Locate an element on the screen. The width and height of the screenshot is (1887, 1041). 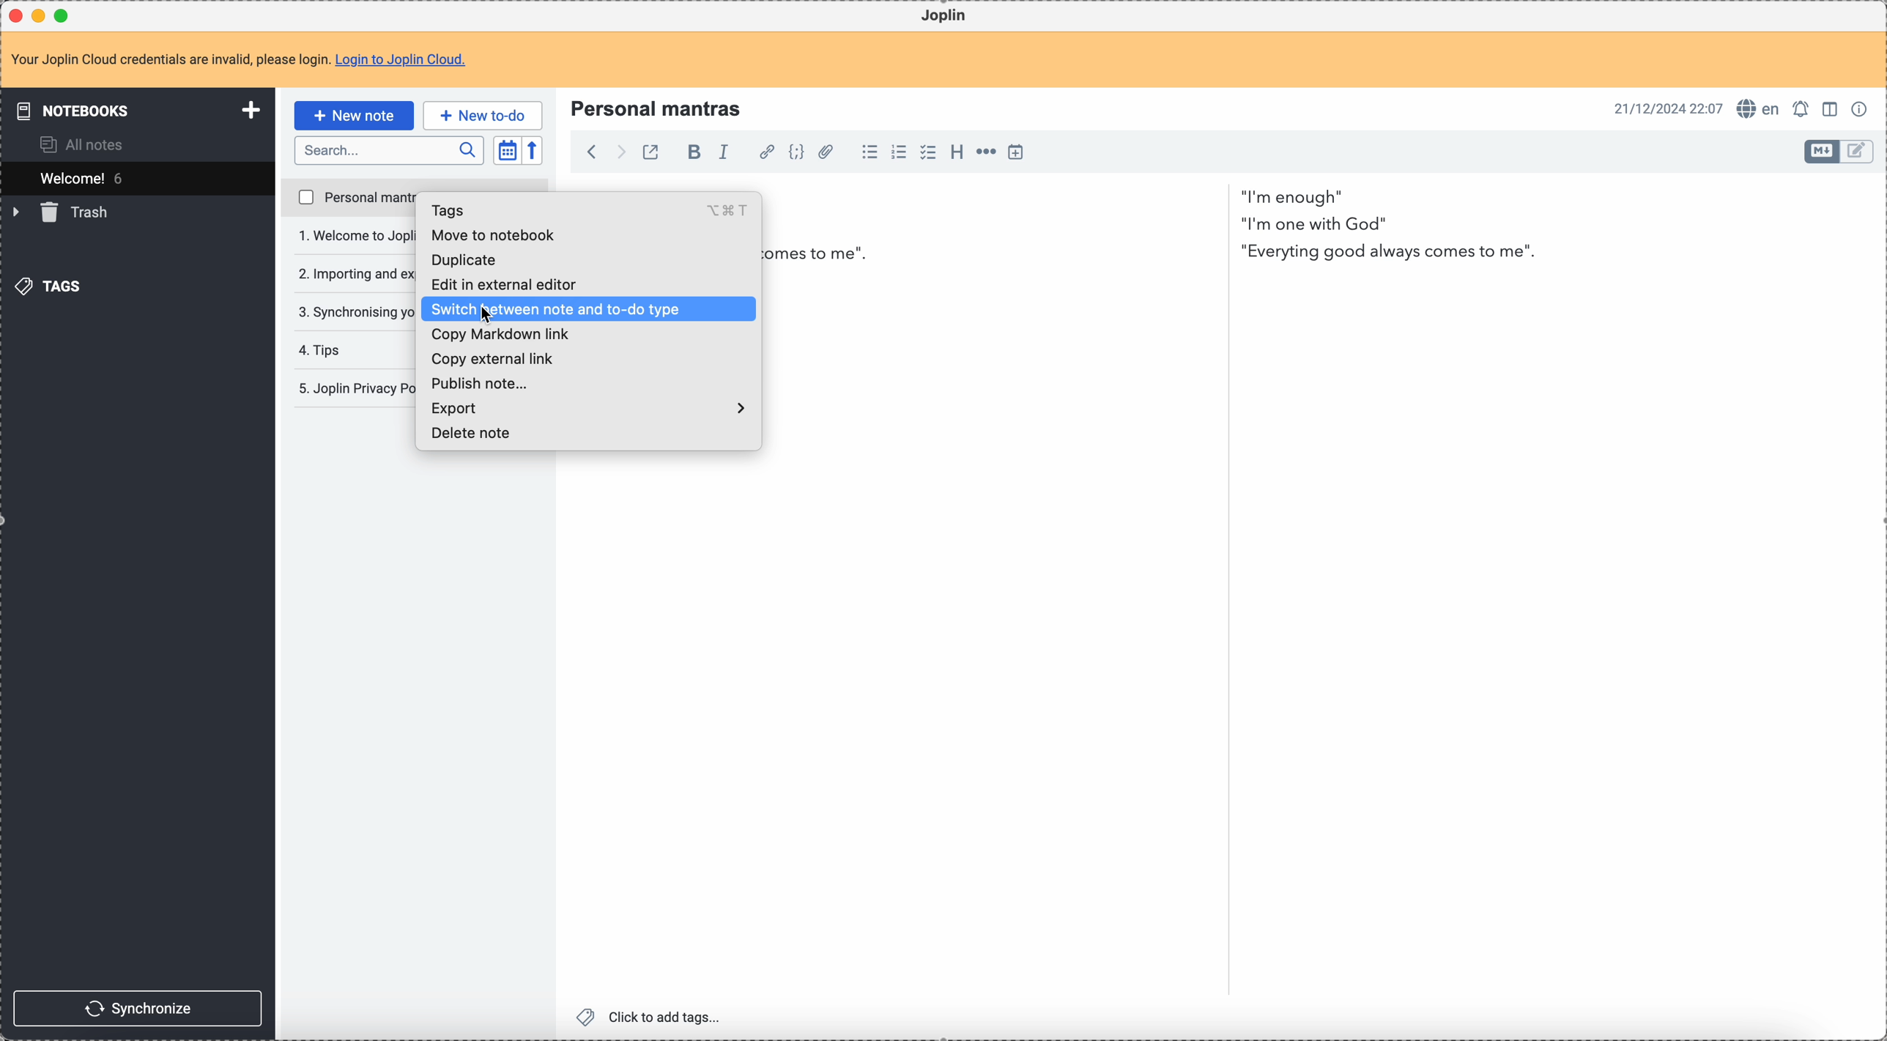
toggle editor layout is located at coordinates (1823, 152).